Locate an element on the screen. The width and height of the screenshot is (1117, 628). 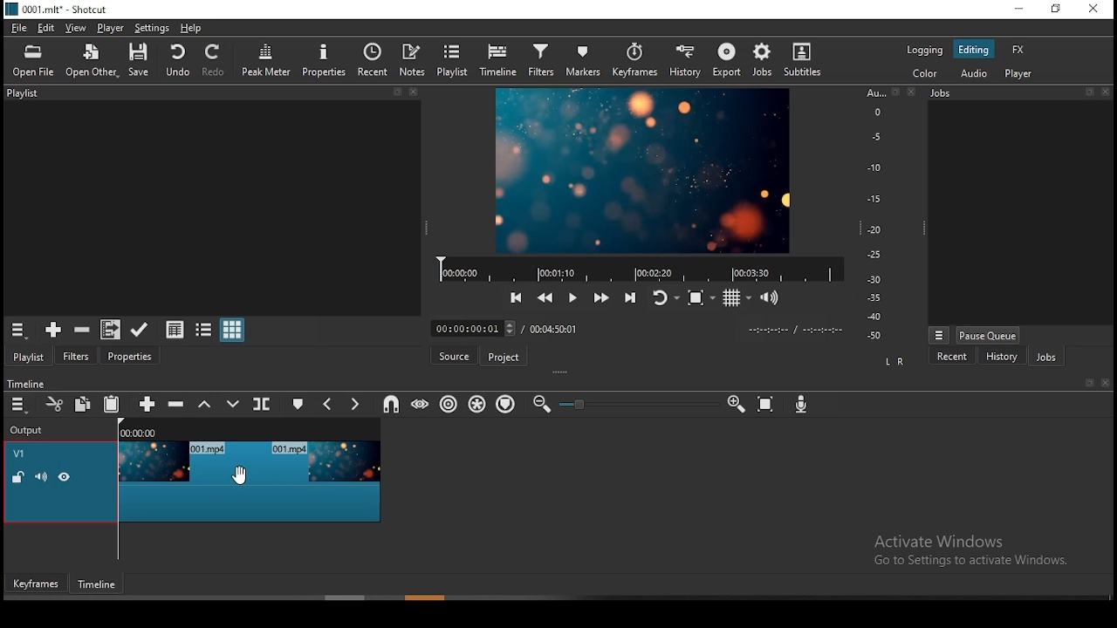
view is located at coordinates (75, 27).